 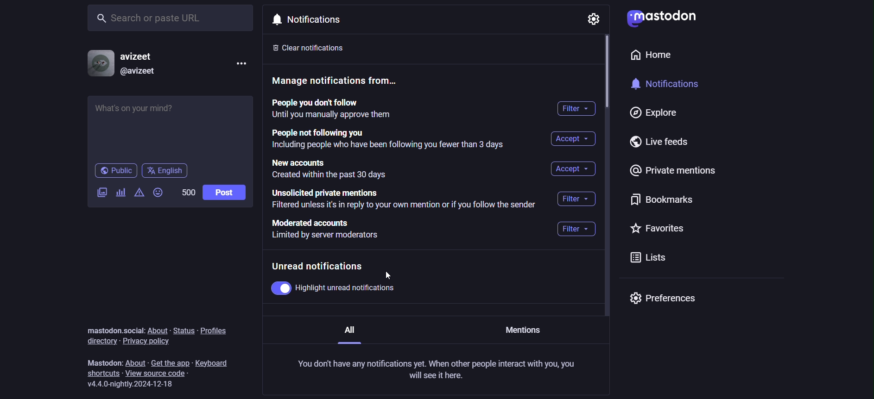 I want to click on view source code, so click(x=164, y=373).